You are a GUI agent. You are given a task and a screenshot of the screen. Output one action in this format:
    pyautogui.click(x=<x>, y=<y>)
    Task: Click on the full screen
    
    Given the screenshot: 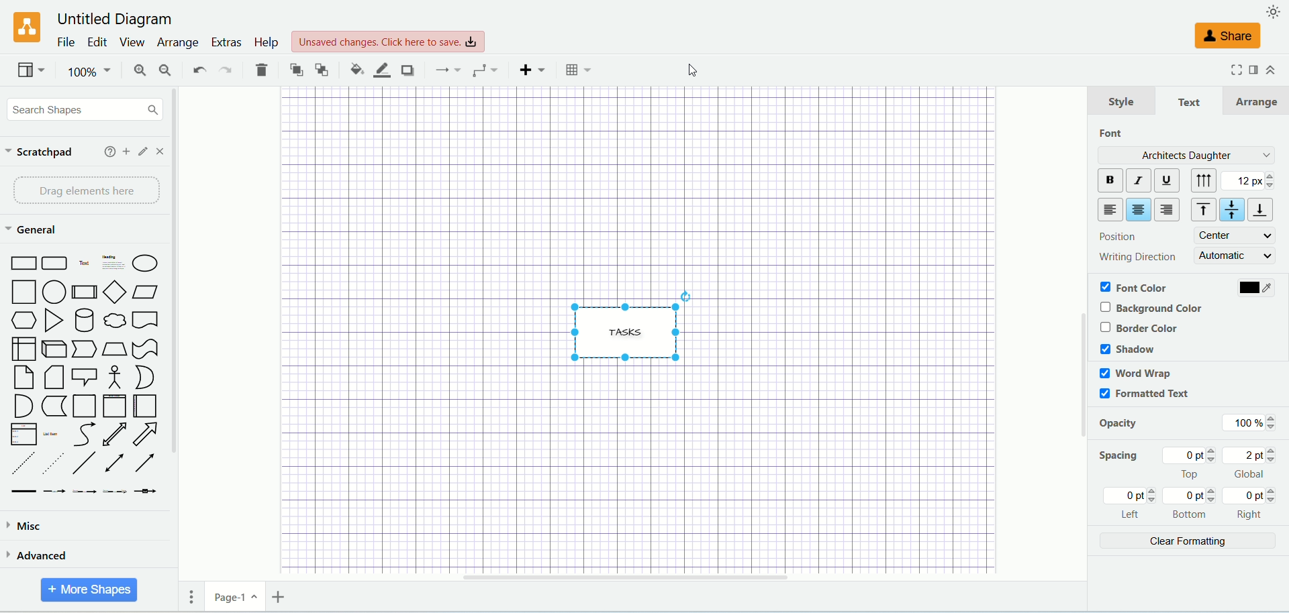 What is the action you would take?
    pyautogui.click(x=1234, y=73)
    